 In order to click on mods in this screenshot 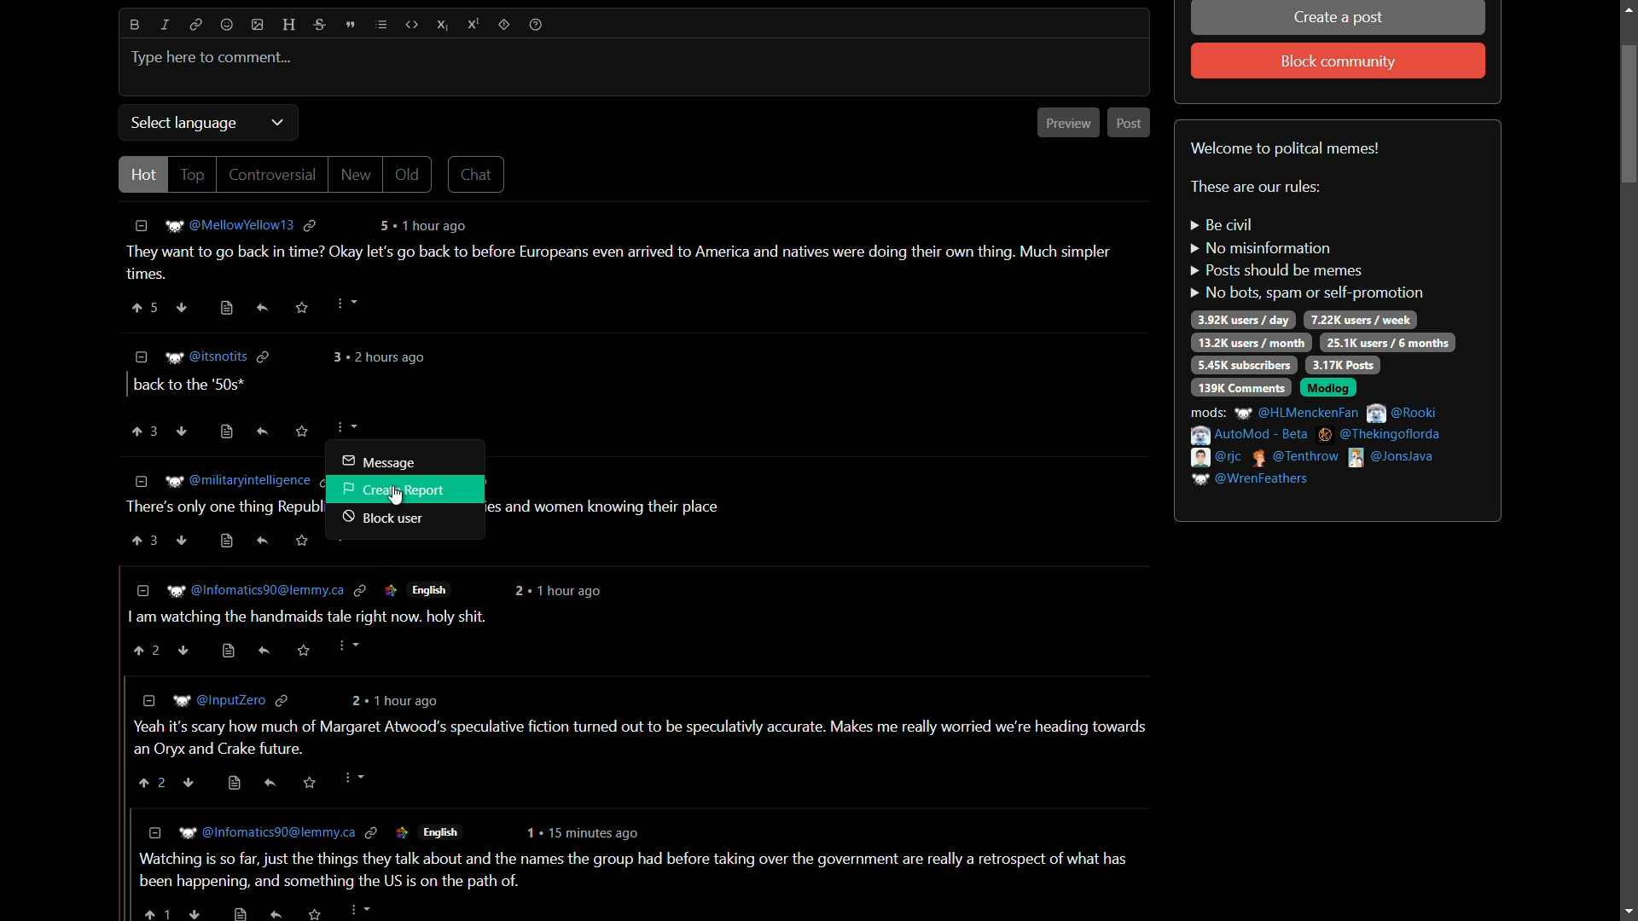, I will do `click(1319, 445)`.